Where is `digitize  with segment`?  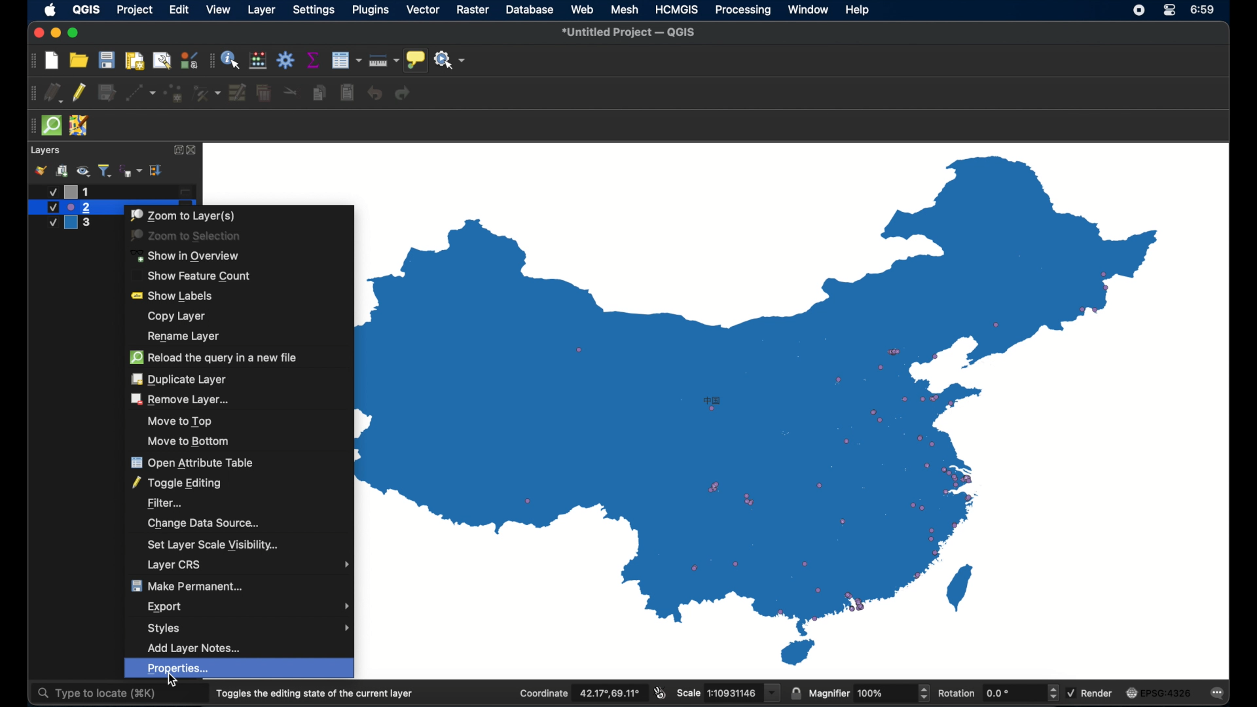
digitize  with segment is located at coordinates (141, 93).